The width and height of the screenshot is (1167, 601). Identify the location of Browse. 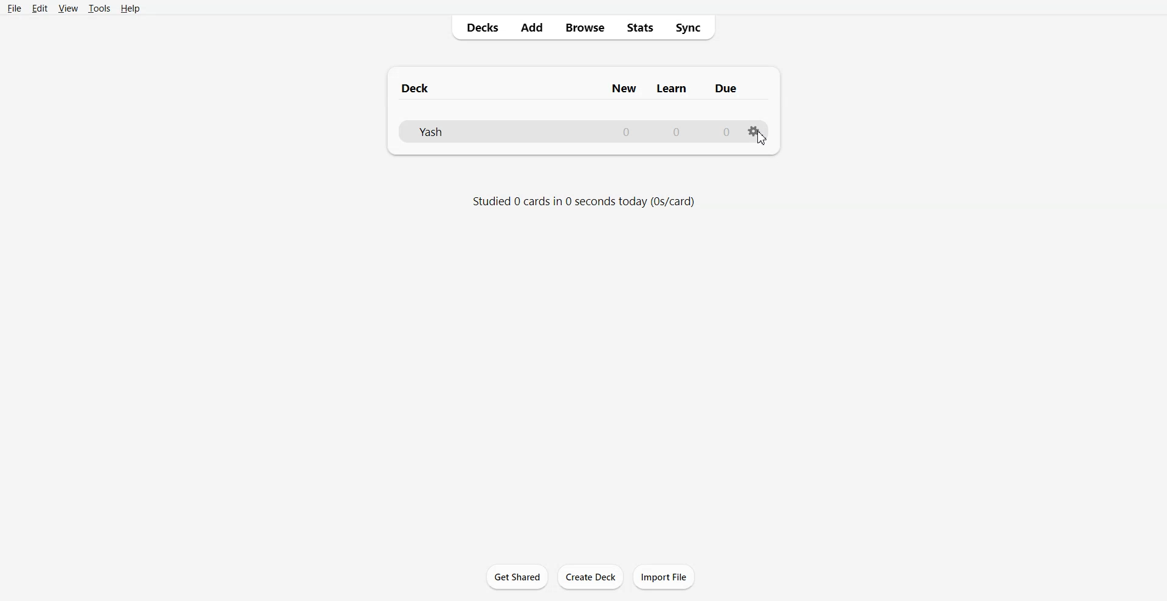
(583, 27).